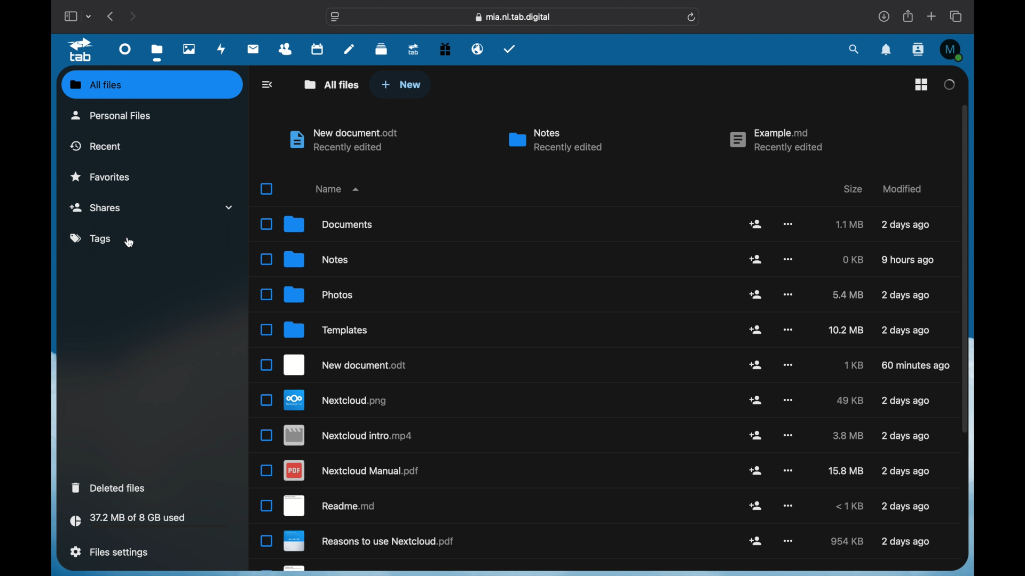 The width and height of the screenshot is (1025, 576). I want to click on previous, so click(111, 15).